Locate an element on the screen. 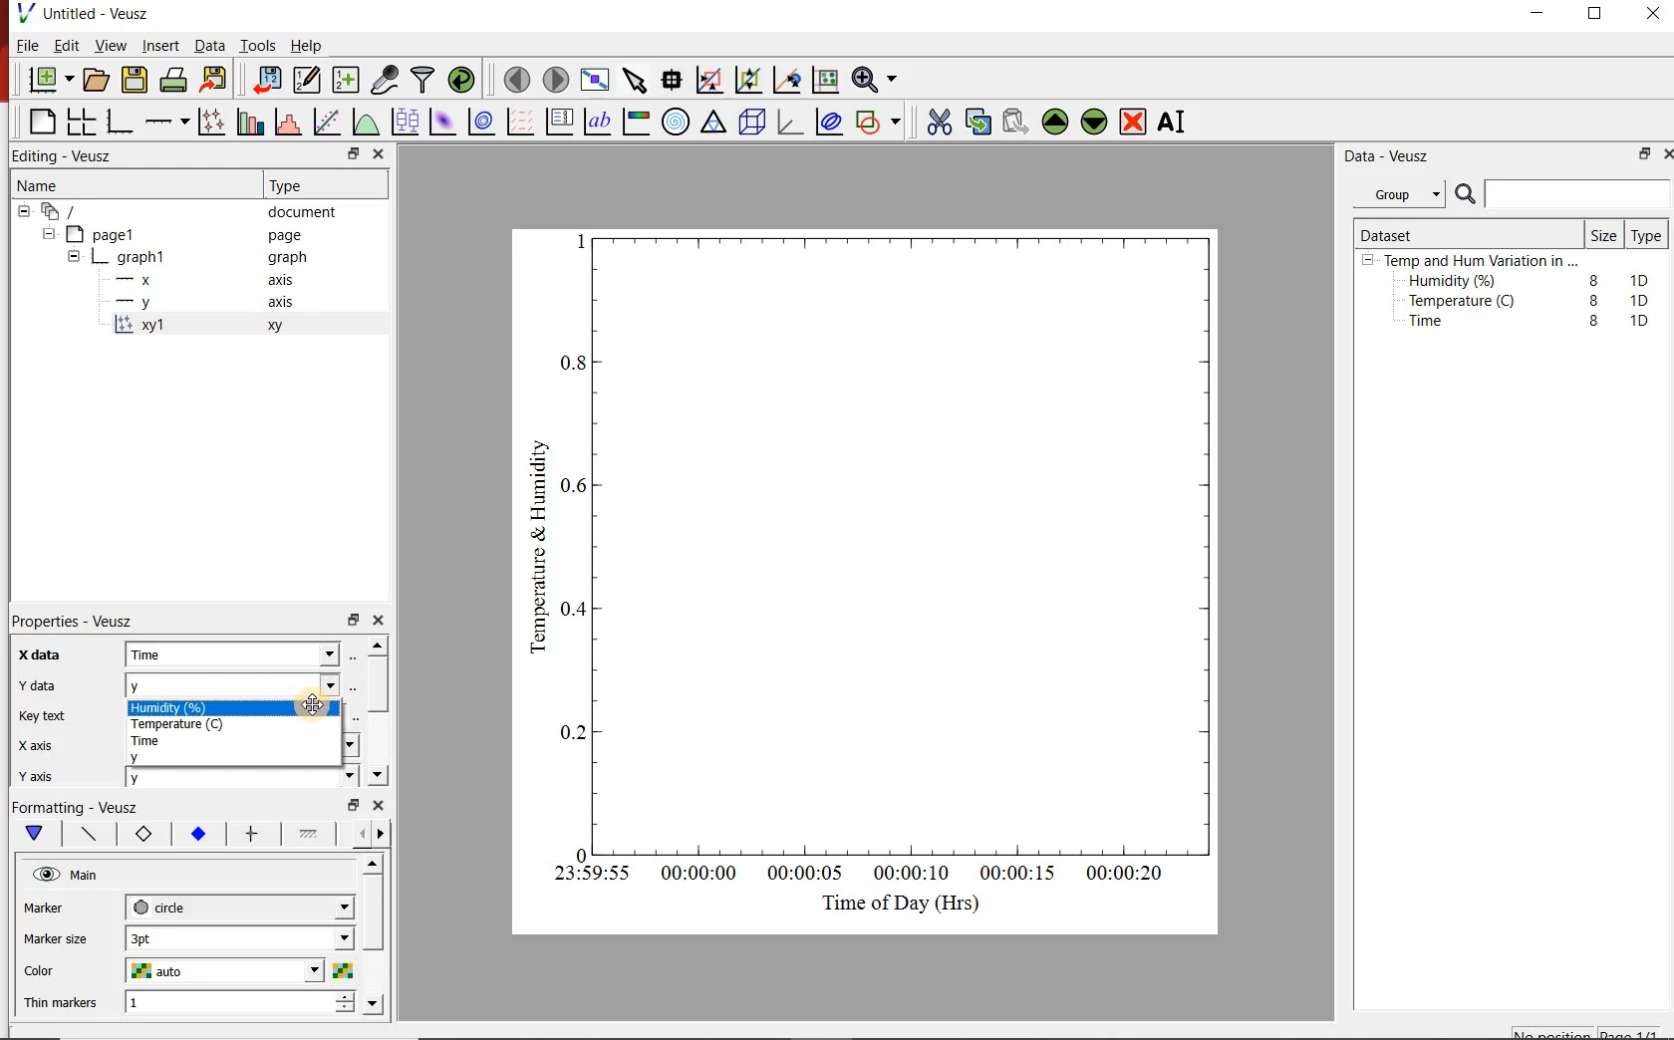  00:00:00 is located at coordinates (696, 876).